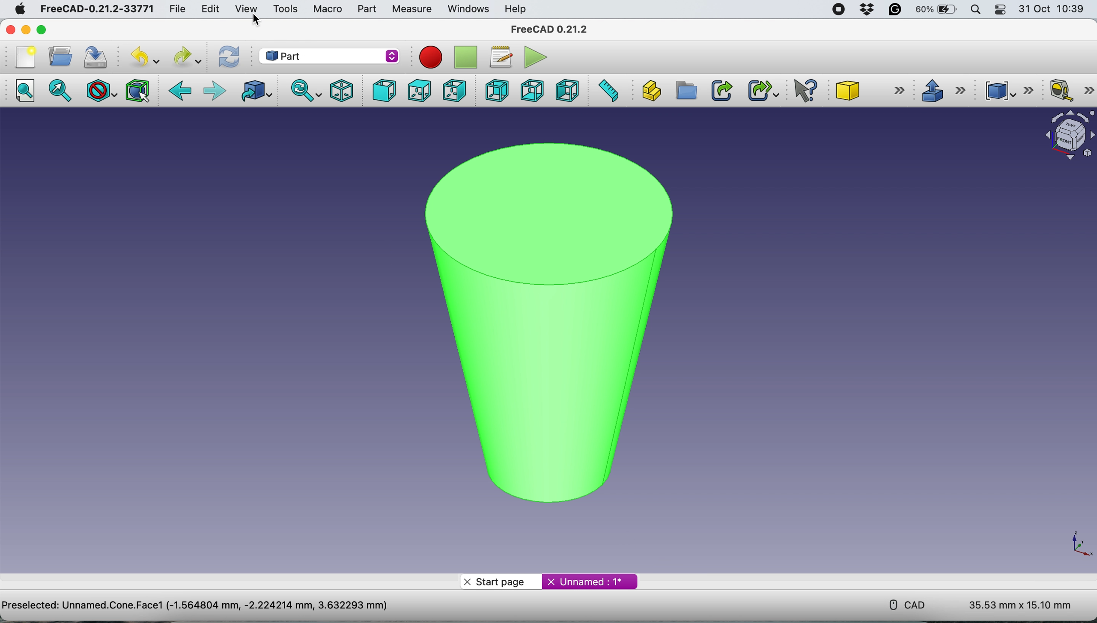  What do you see at coordinates (569, 91) in the screenshot?
I see `left` at bounding box center [569, 91].